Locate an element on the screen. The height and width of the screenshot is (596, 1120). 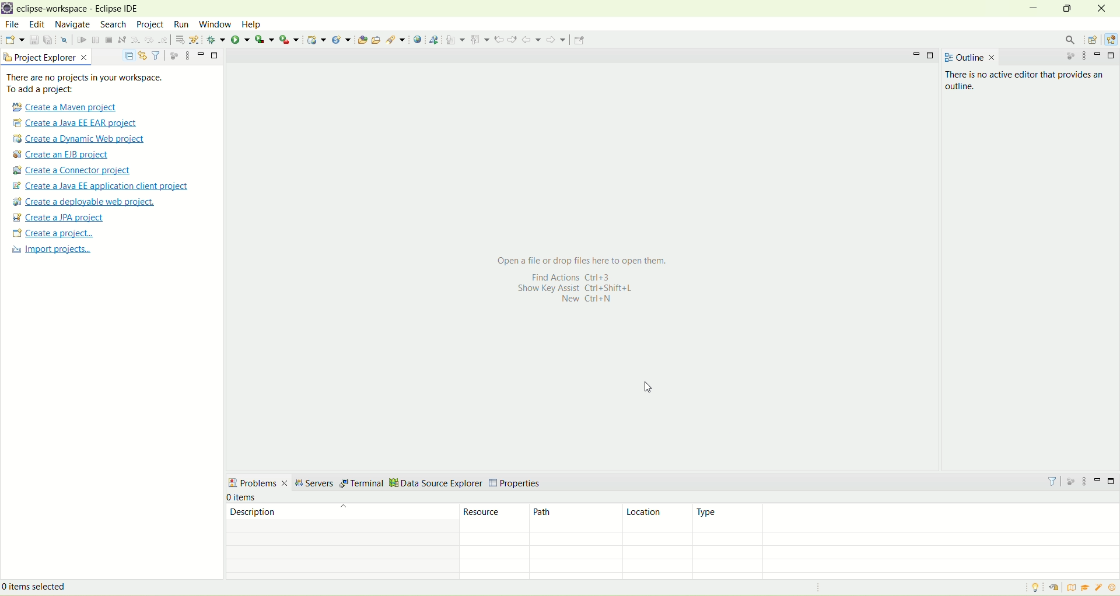
terminate is located at coordinates (155, 40).